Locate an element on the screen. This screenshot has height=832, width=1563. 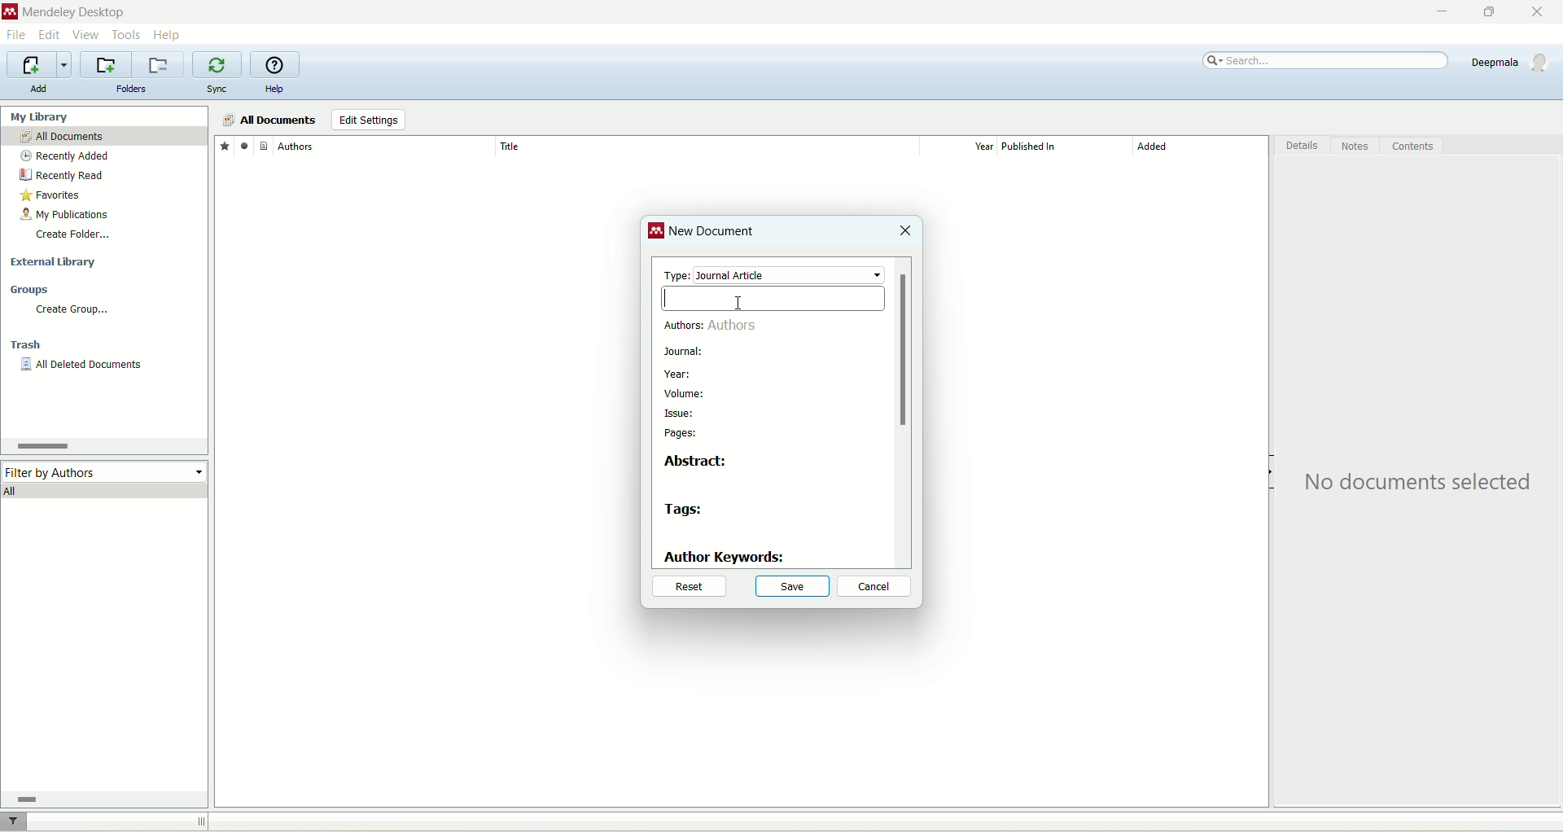
year is located at coordinates (677, 375).